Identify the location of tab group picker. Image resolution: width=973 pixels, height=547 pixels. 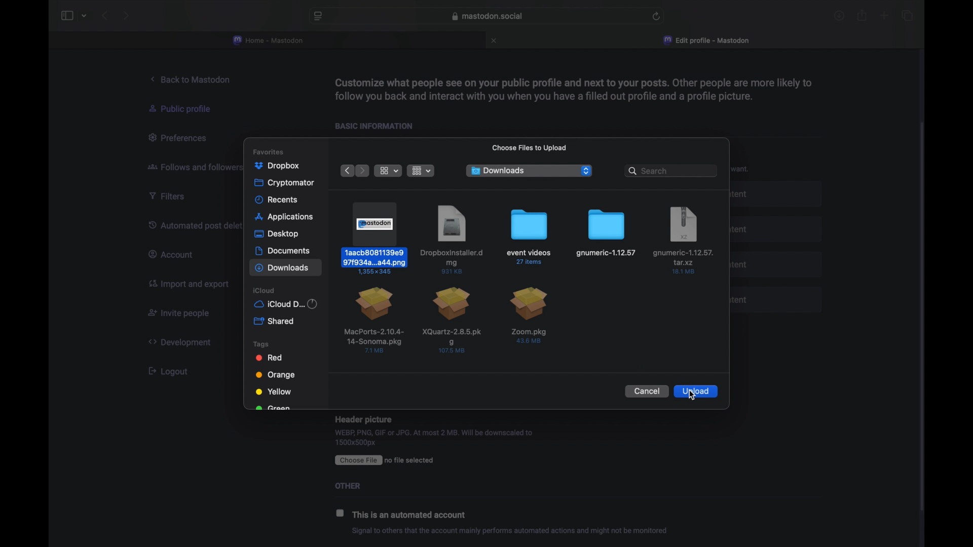
(84, 16).